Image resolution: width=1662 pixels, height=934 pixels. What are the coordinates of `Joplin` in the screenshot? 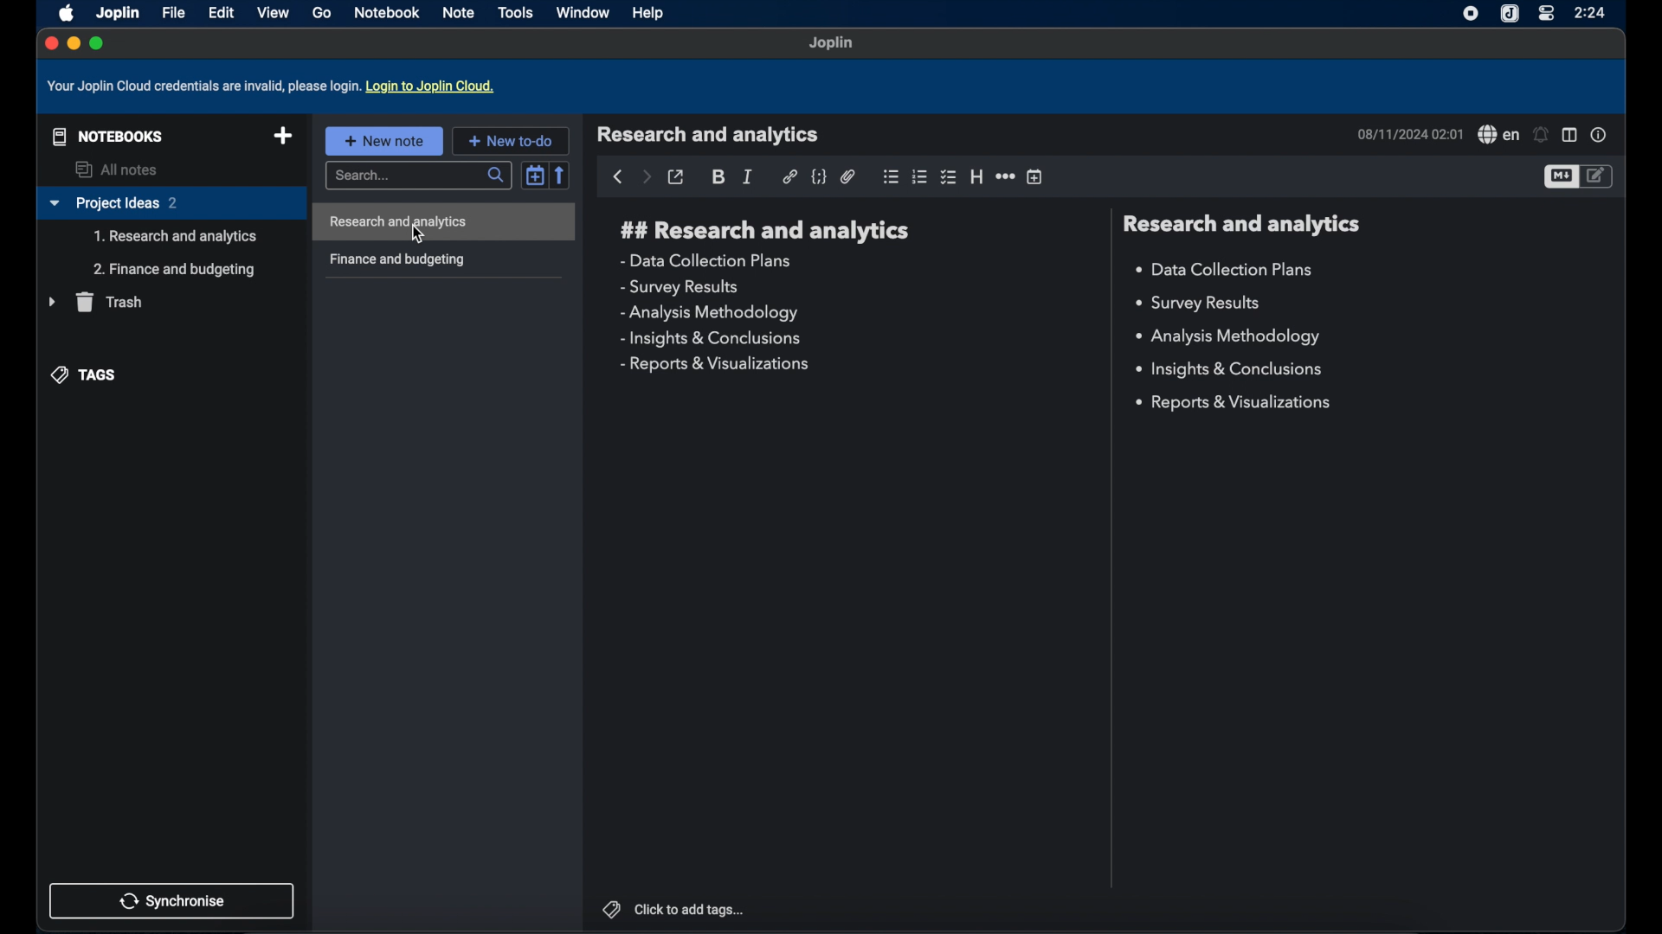 It's located at (832, 44).